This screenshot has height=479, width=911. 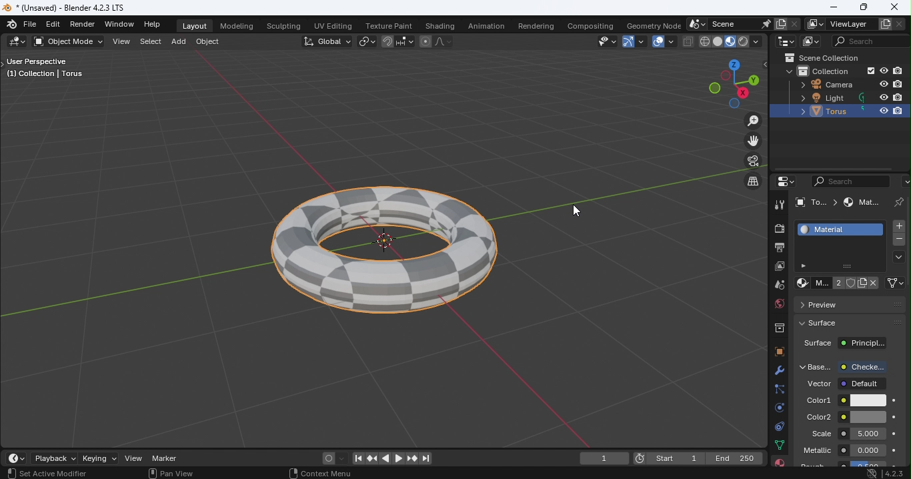 What do you see at coordinates (237, 26) in the screenshot?
I see `Modeling` at bounding box center [237, 26].